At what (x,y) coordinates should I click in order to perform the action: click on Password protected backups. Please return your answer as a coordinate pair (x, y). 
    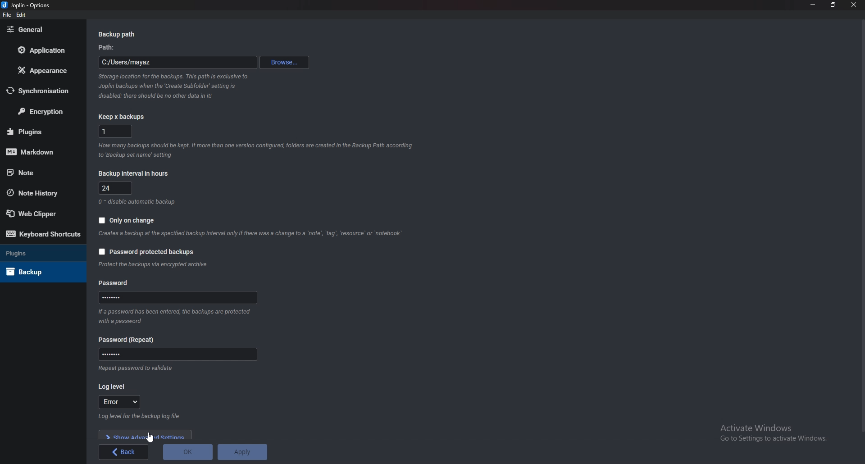
    Looking at the image, I should click on (146, 252).